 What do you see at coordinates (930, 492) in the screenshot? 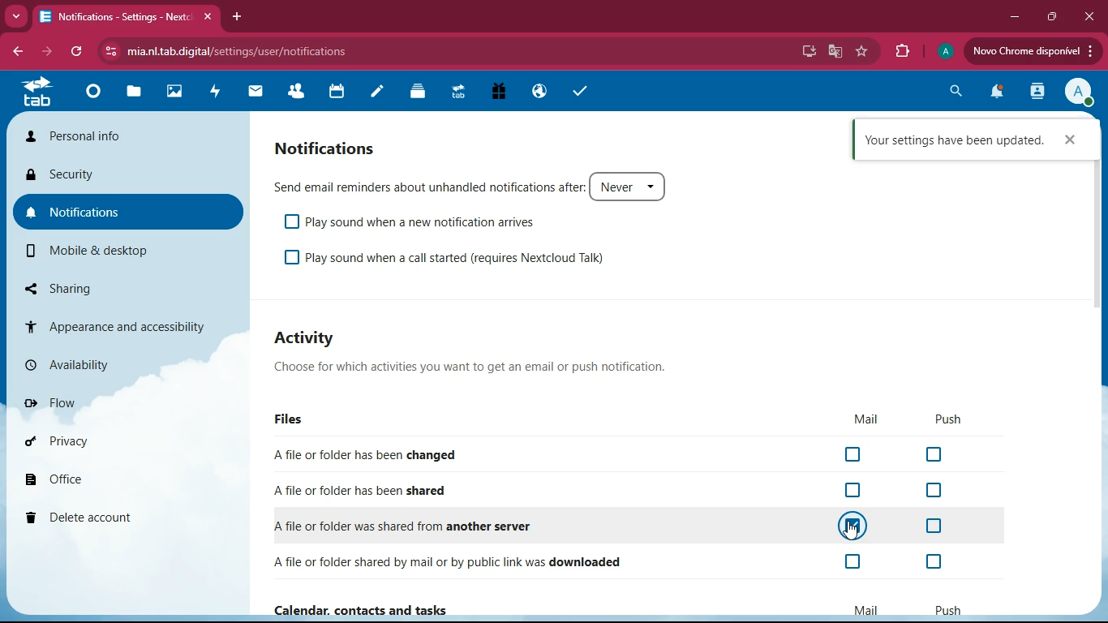
I see `off` at bounding box center [930, 492].